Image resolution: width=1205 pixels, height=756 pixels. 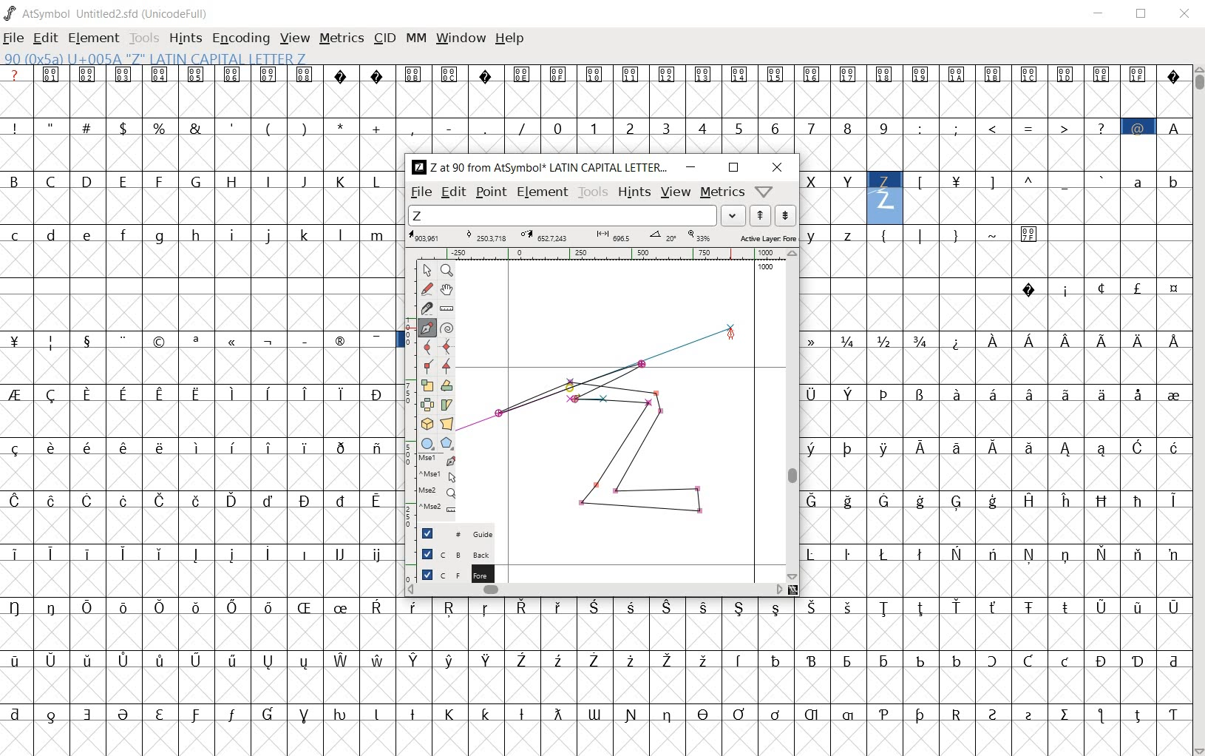 What do you see at coordinates (199, 402) in the screenshot?
I see `glyphs` at bounding box center [199, 402].